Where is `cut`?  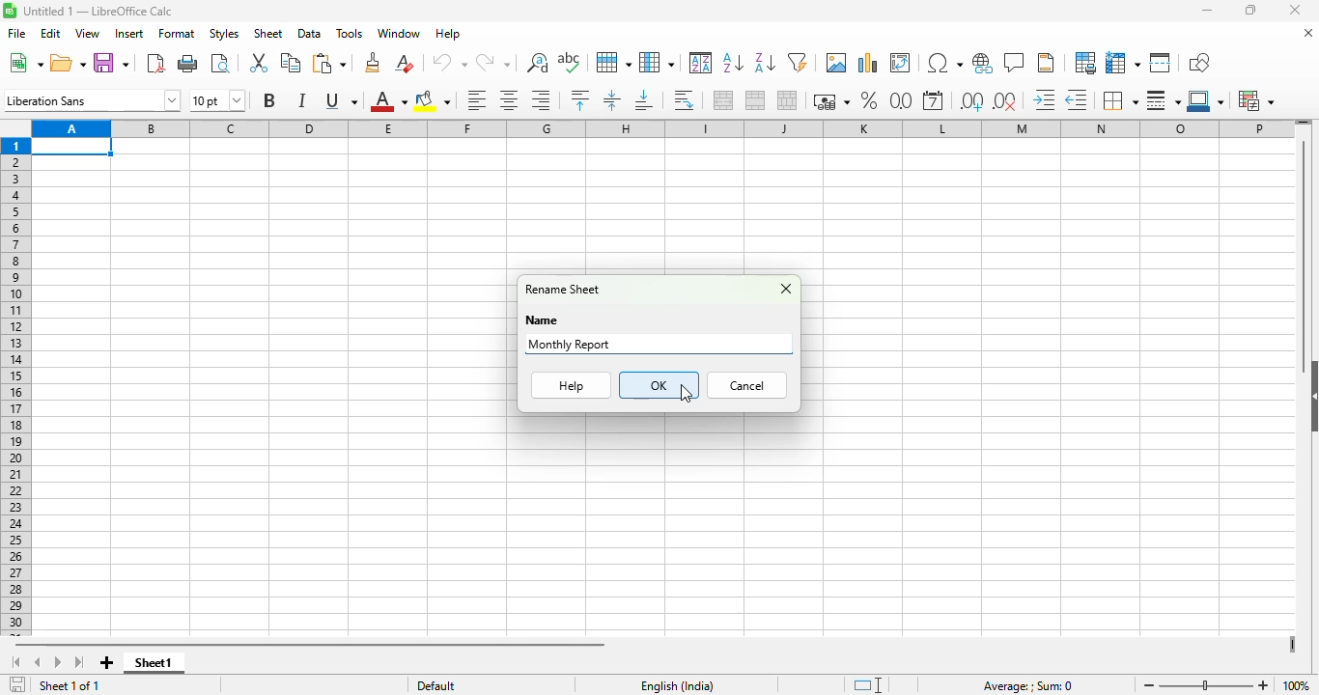
cut is located at coordinates (257, 63).